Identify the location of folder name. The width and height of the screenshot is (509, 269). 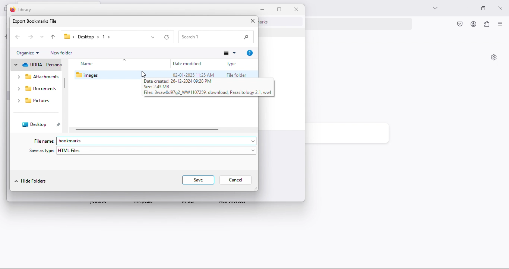
(88, 37).